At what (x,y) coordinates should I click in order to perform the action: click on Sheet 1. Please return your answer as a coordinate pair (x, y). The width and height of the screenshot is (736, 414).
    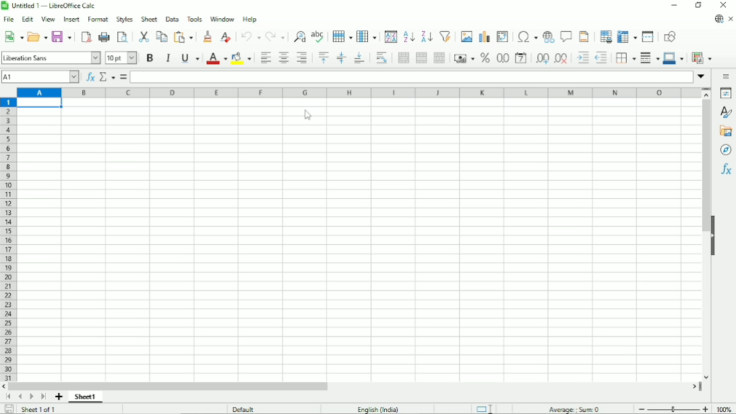
    Looking at the image, I should click on (87, 397).